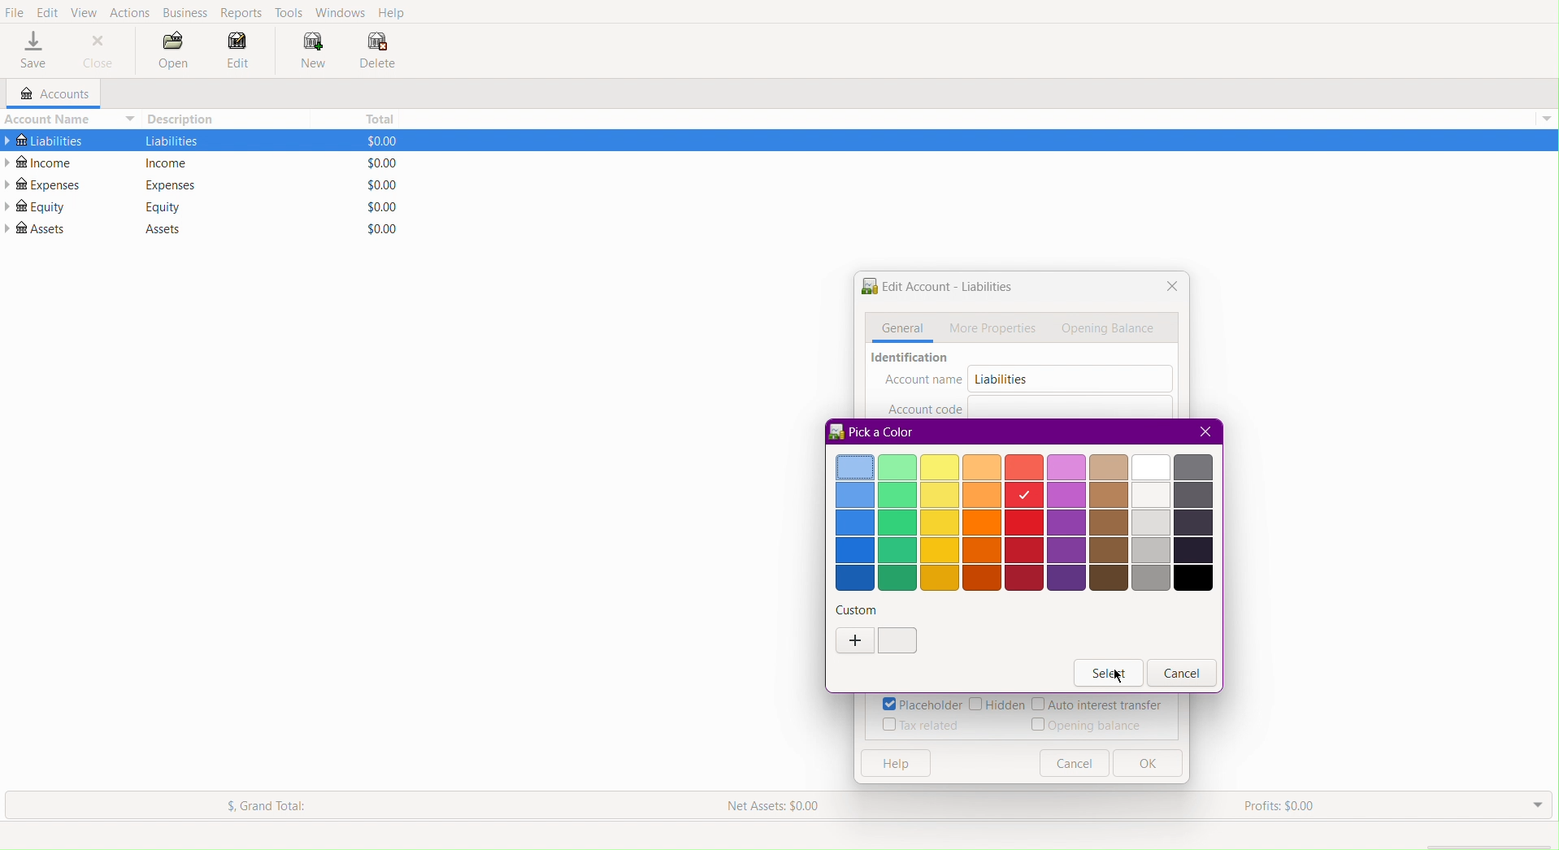 The width and height of the screenshot is (1559, 850). What do you see at coordinates (858, 609) in the screenshot?
I see `Custom` at bounding box center [858, 609].